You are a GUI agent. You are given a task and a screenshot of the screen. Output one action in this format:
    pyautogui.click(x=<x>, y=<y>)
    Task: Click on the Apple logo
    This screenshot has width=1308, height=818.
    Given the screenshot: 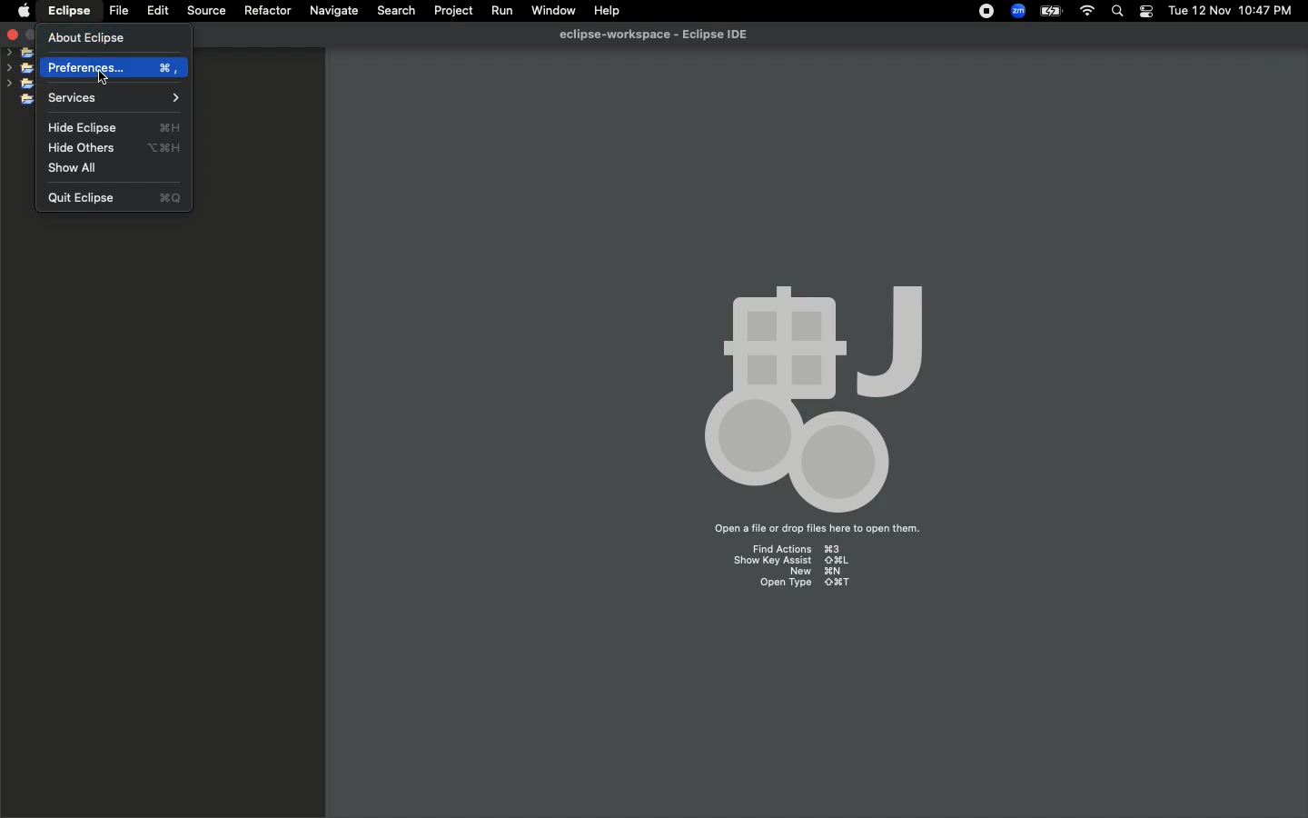 What is the action you would take?
    pyautogui.click(x=24, y=13)
    